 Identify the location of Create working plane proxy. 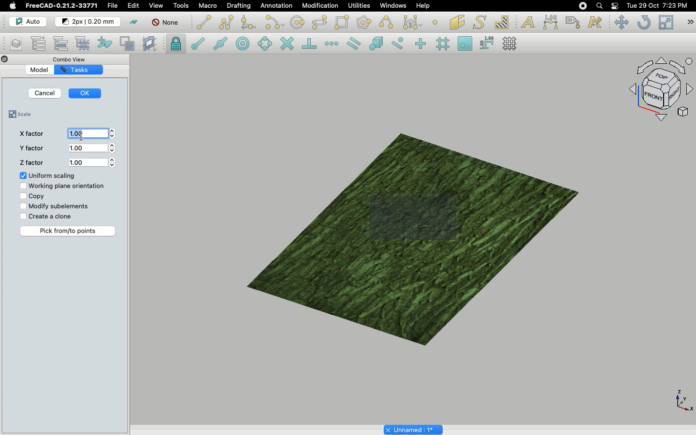
(151, 44).